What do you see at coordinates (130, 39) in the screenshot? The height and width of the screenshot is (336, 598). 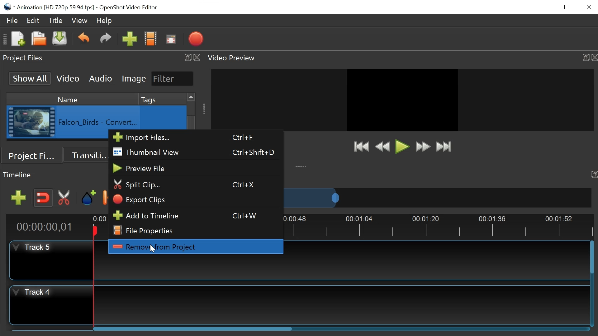 I see `Import Files` at bounding box center [130, 39].